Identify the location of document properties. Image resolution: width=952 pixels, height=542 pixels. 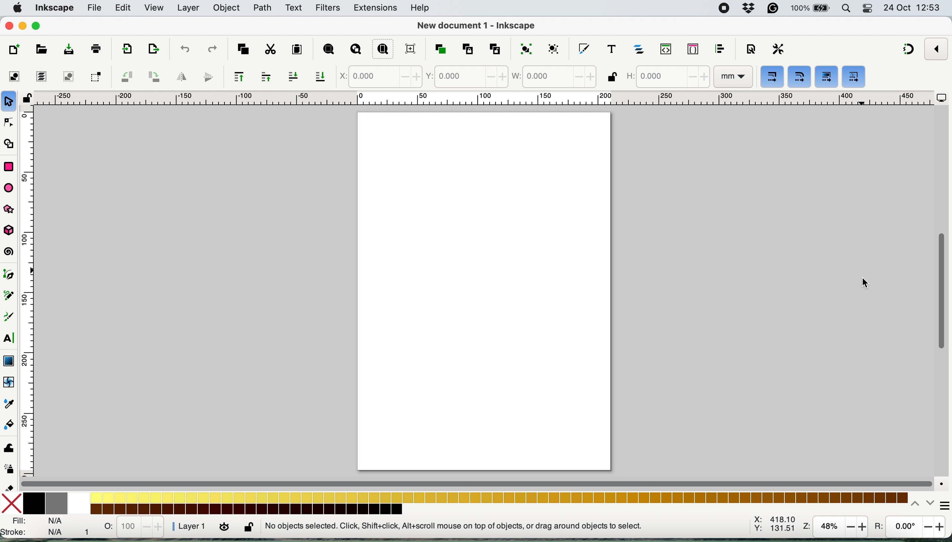
(751, 48).